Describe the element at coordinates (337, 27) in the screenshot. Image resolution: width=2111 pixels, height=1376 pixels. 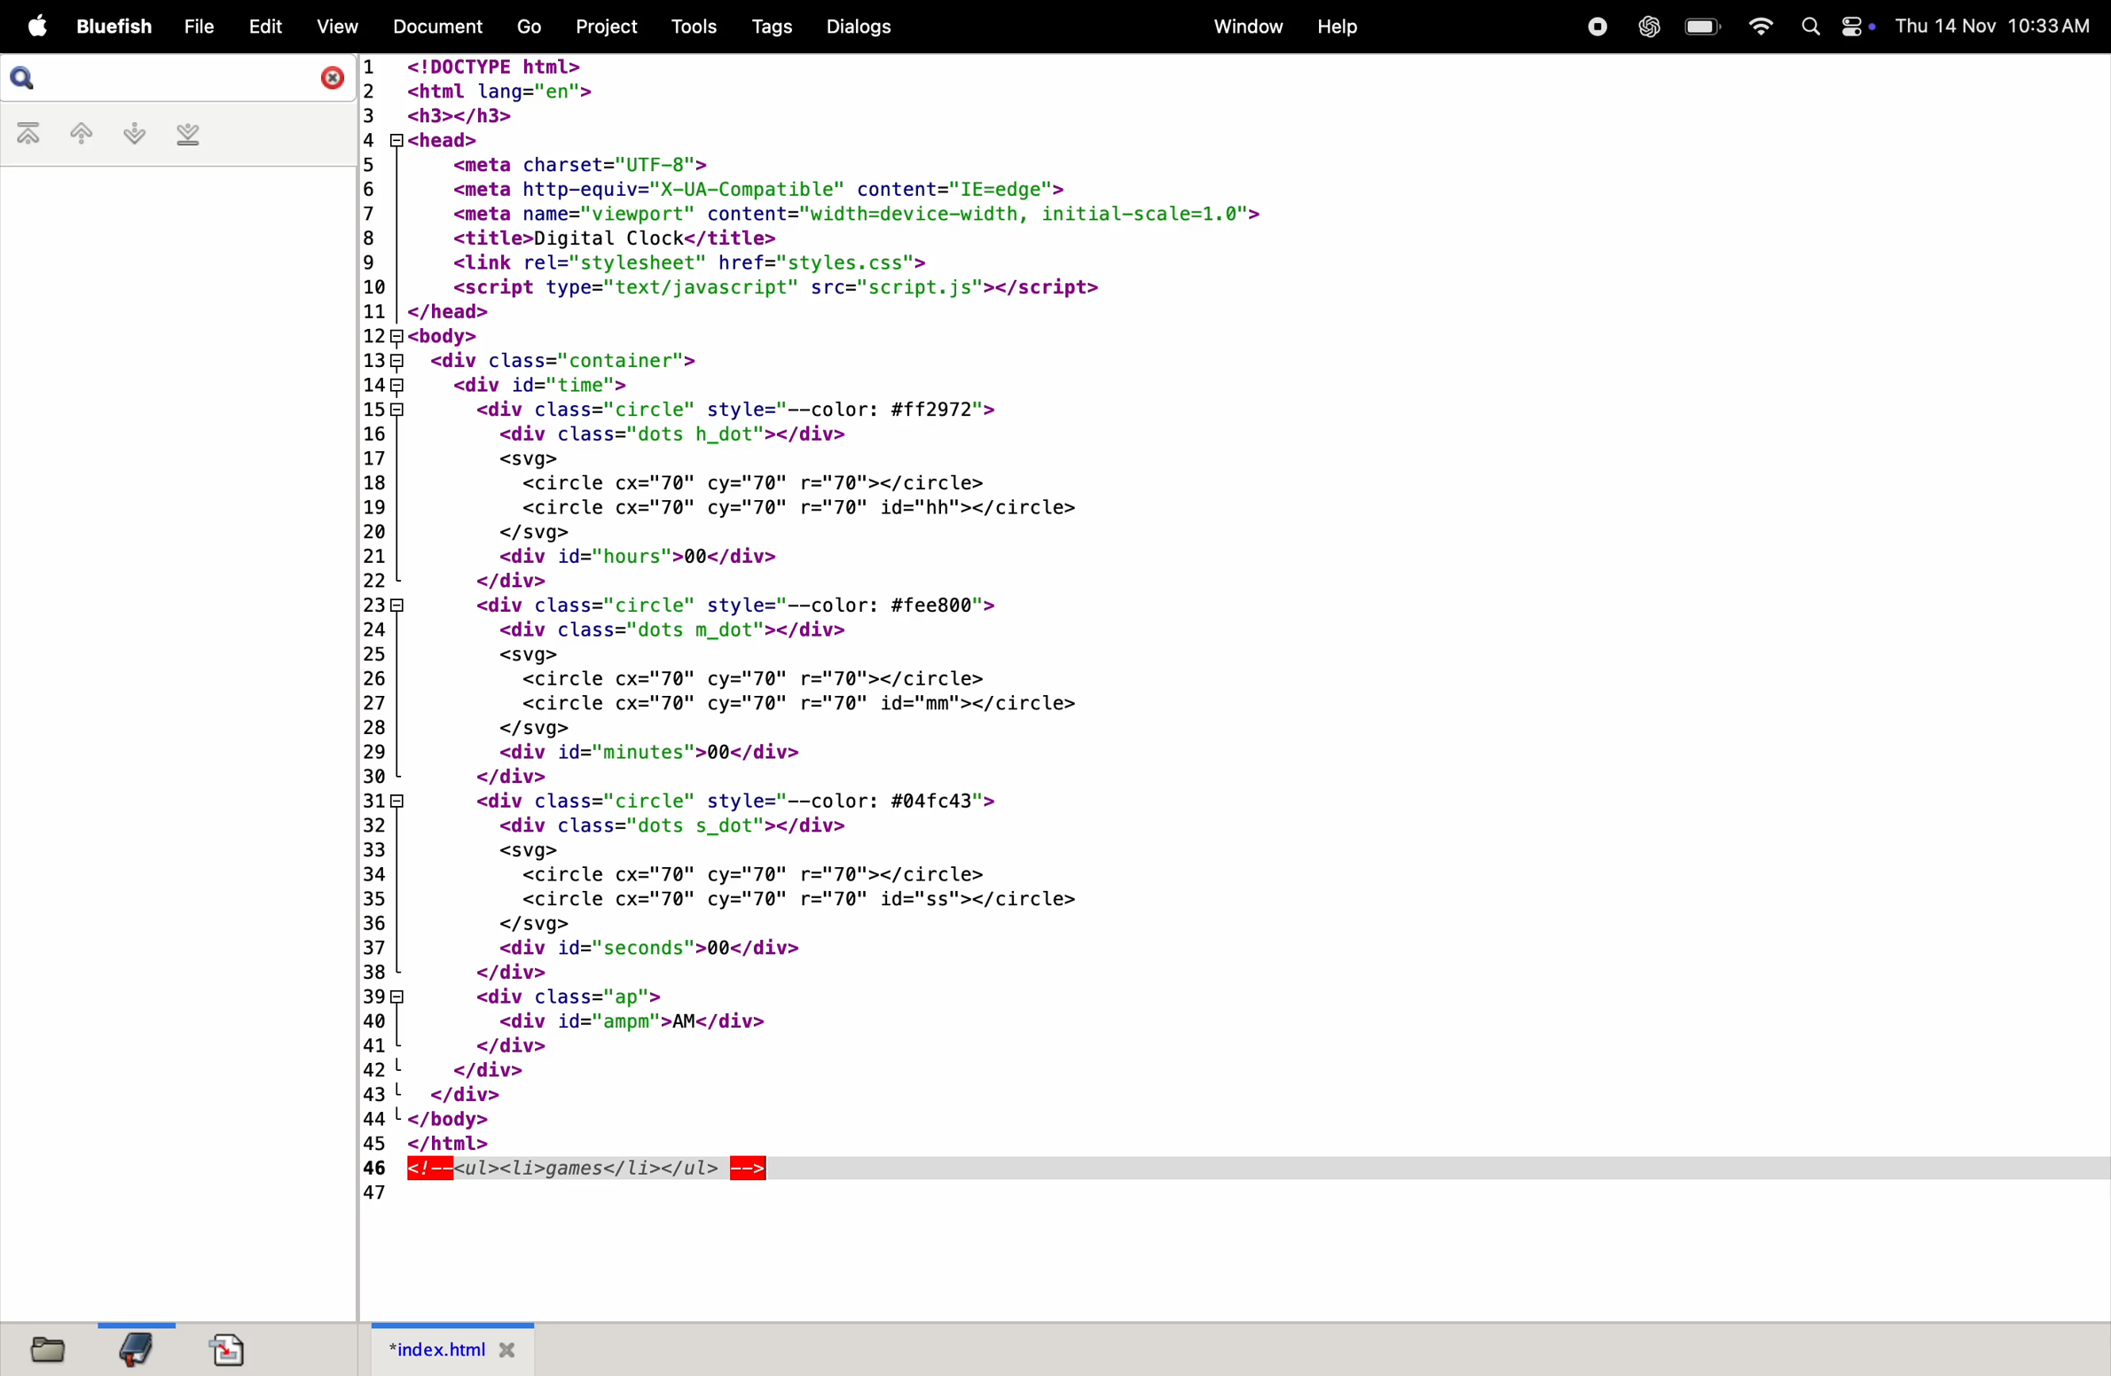
I see `View` at that location.